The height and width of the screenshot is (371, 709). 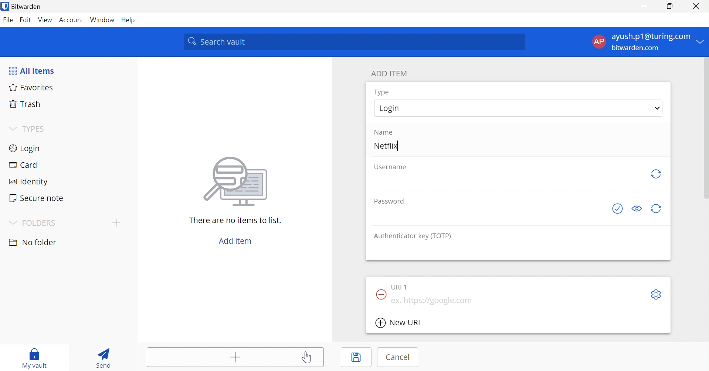 I want to click on ADD ITEM, so click(x=389, y=73).